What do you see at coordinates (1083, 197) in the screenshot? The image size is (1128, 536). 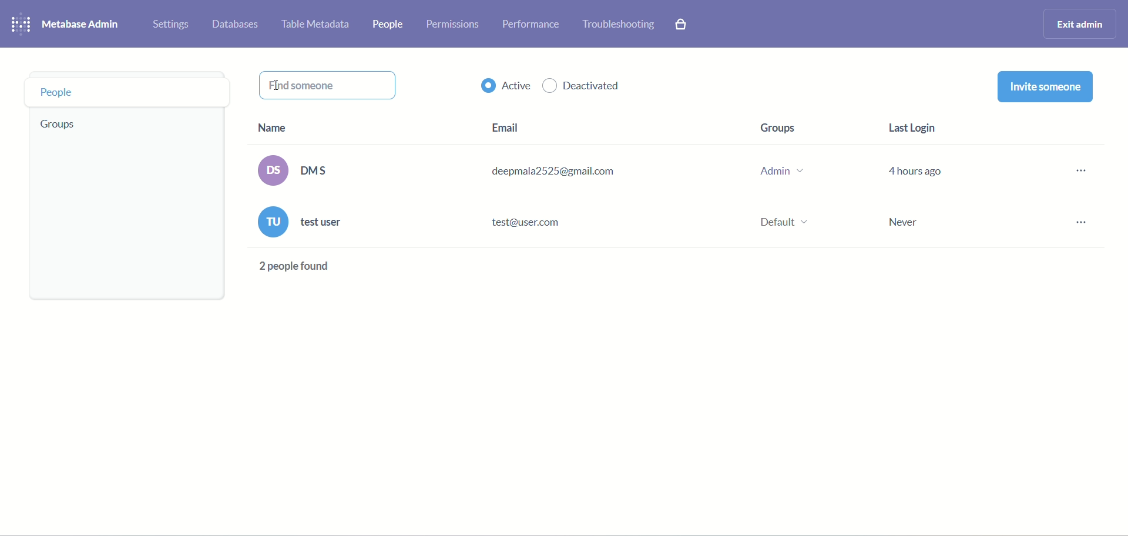 I see `options` at bounding box center [1083, 197].